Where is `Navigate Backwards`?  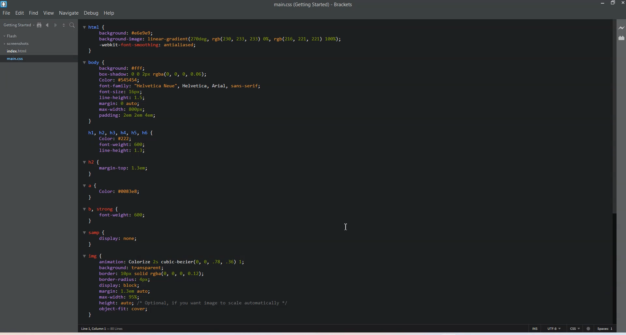 Navigate Backwards is located at coordinates (48, 25).